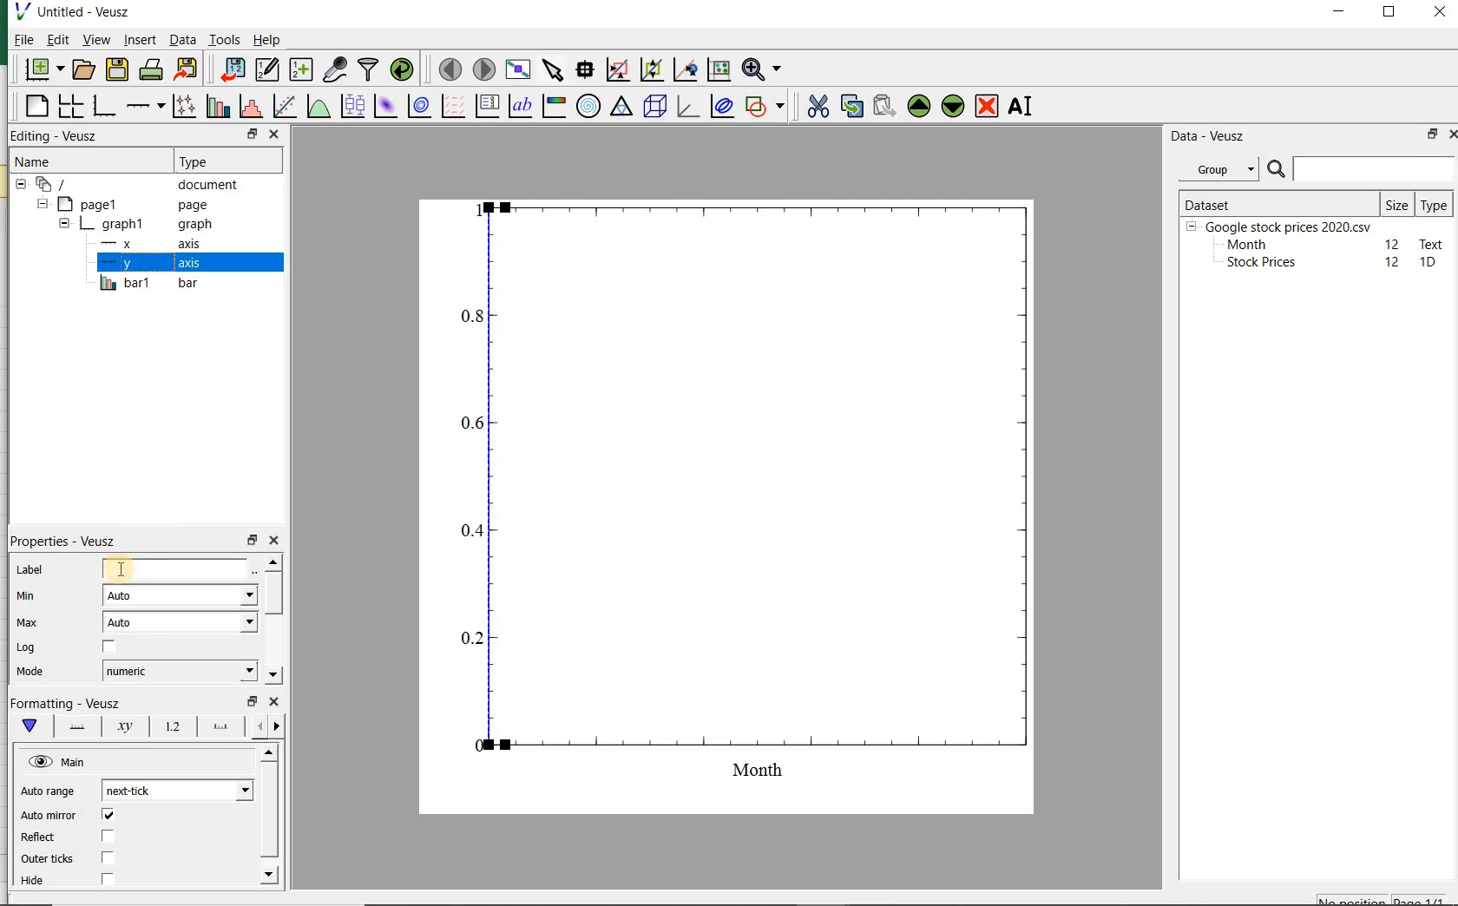 Image resolution: width=1458 pixels, height=906 pixels. What do you see at coordinates (450, 108) in the screenshot?
I see `plot a vector field` at bounding box center [450, 108].